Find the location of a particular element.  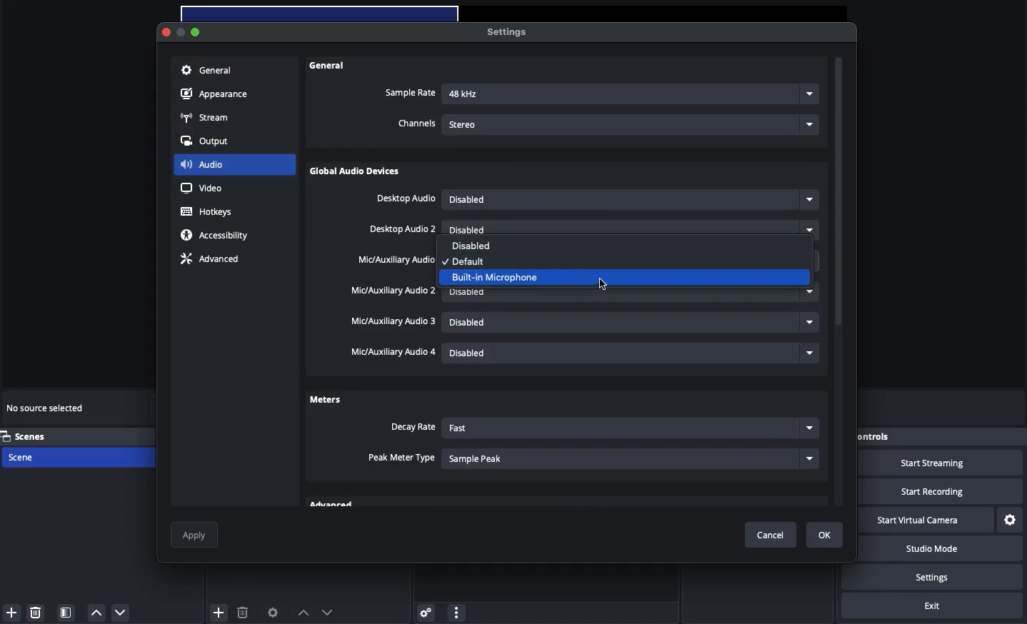

Sample rate is located at coordinates (410, 93).